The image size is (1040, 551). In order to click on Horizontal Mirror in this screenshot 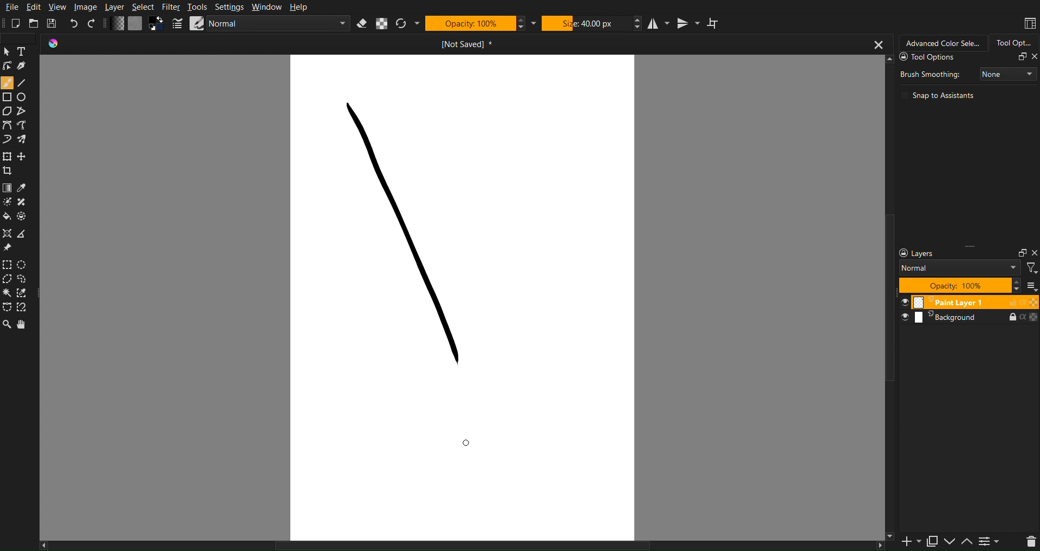, I will do `click(660, 23)`.